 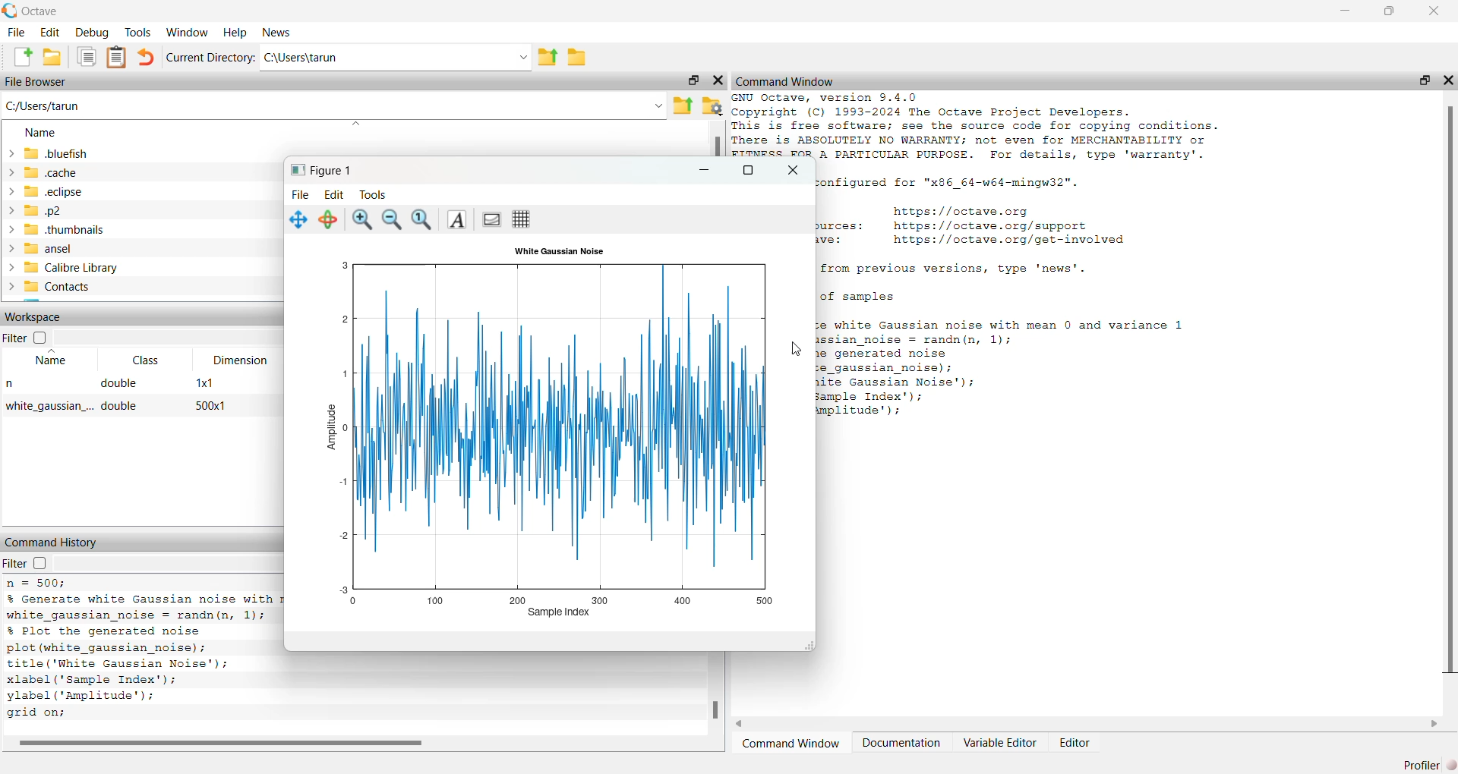 What do you see at coordinates (715, 138) in the screenshot?
I see `vertical scroll bar` at bounding box center [715, 138].